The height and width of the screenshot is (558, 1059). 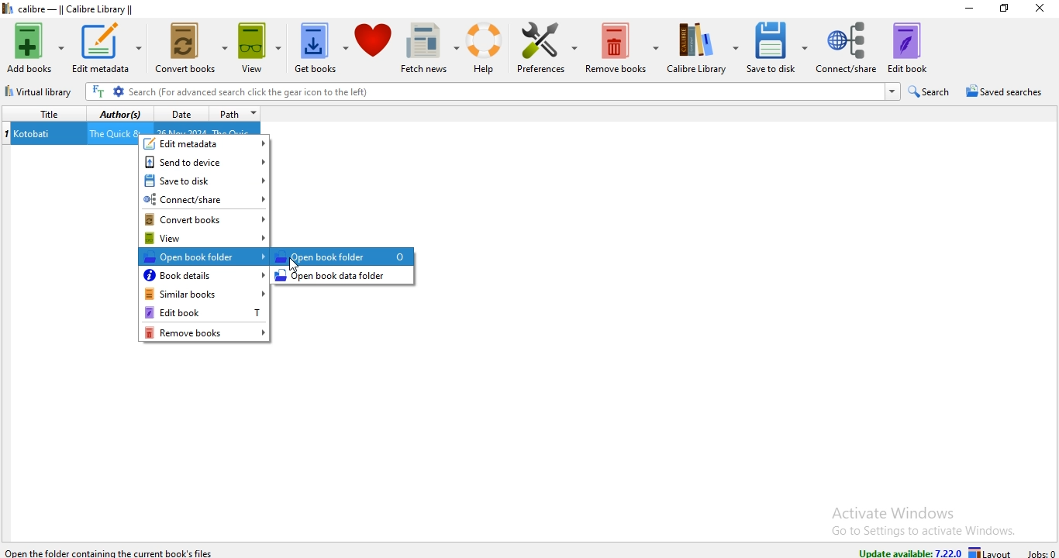 I want to click on update available: 7.22.0, so click(x=909, y=550).